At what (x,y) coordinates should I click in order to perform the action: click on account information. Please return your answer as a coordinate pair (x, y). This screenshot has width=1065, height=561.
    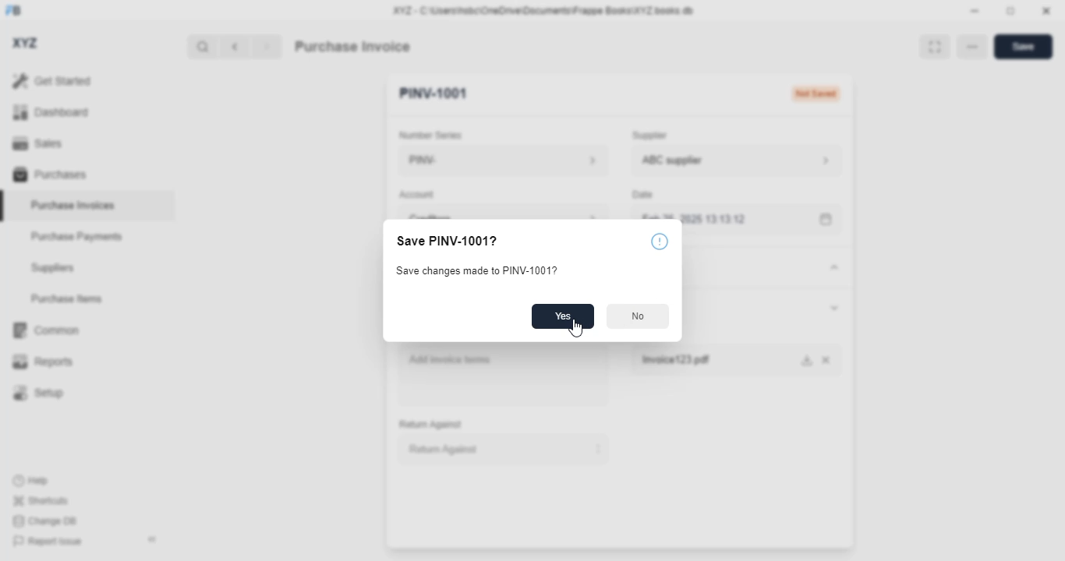
    Looking at the image, I should click on (587, 212).